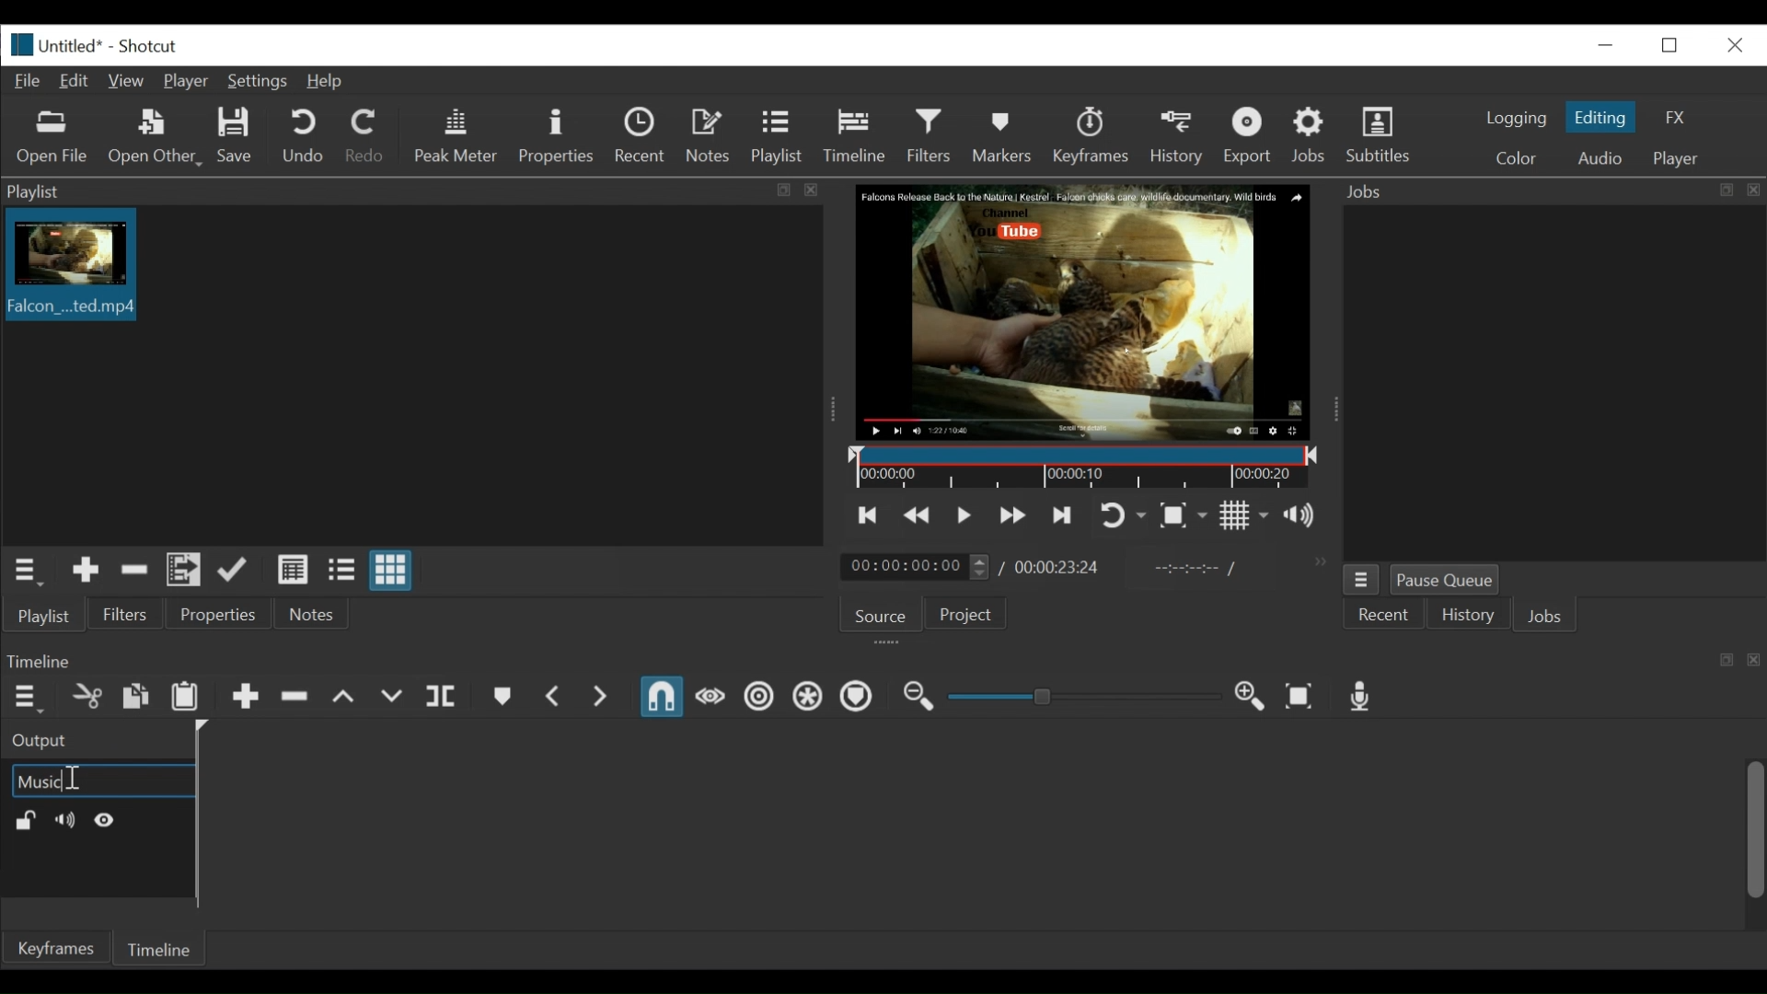  I want to click on Timeline menu, so click(23, 699).